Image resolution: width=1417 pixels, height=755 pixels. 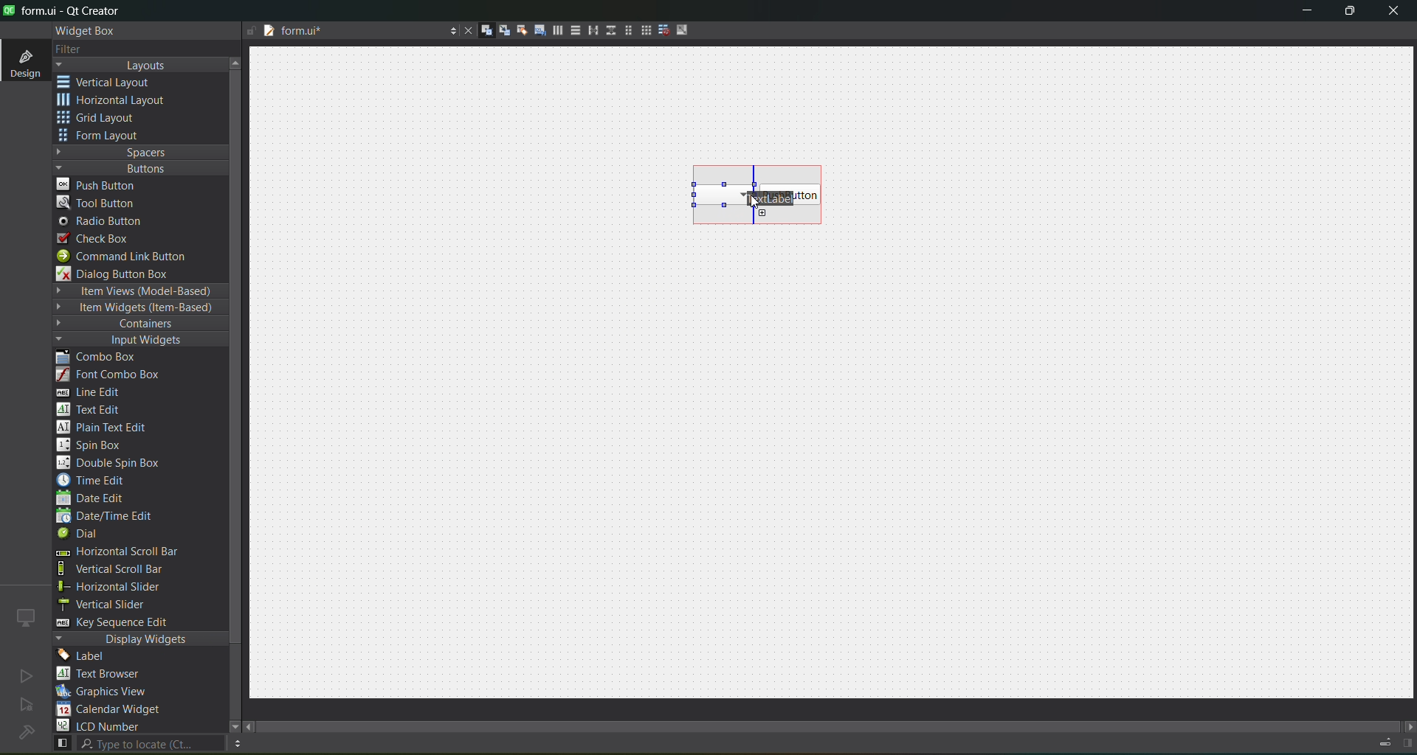 I want to click on item views, so click(x=139, y=292).